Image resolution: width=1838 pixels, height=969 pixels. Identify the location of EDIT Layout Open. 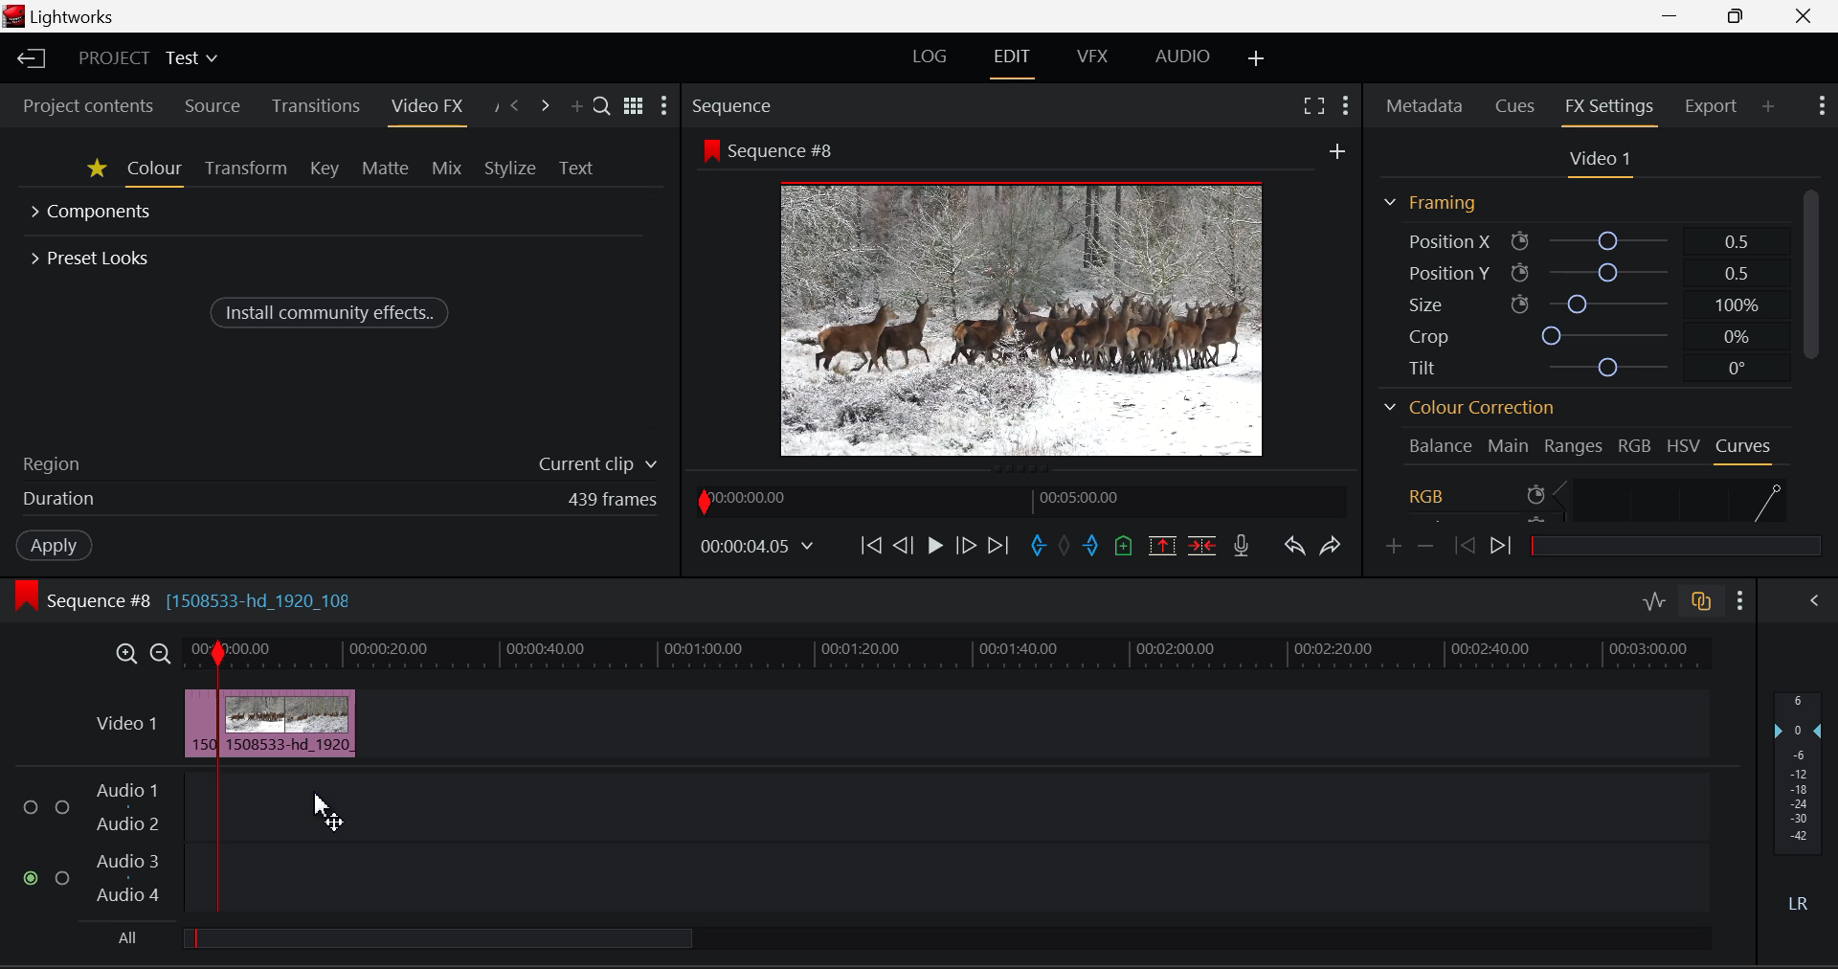
(1015, 58).